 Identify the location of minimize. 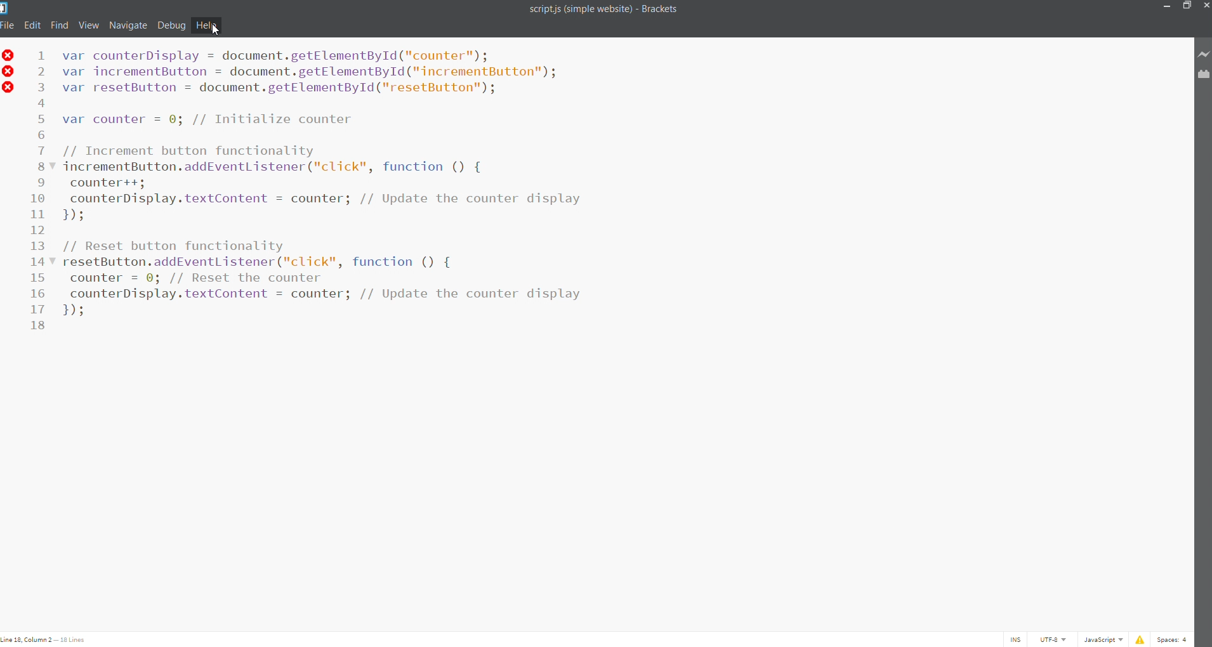
(1164, 6).